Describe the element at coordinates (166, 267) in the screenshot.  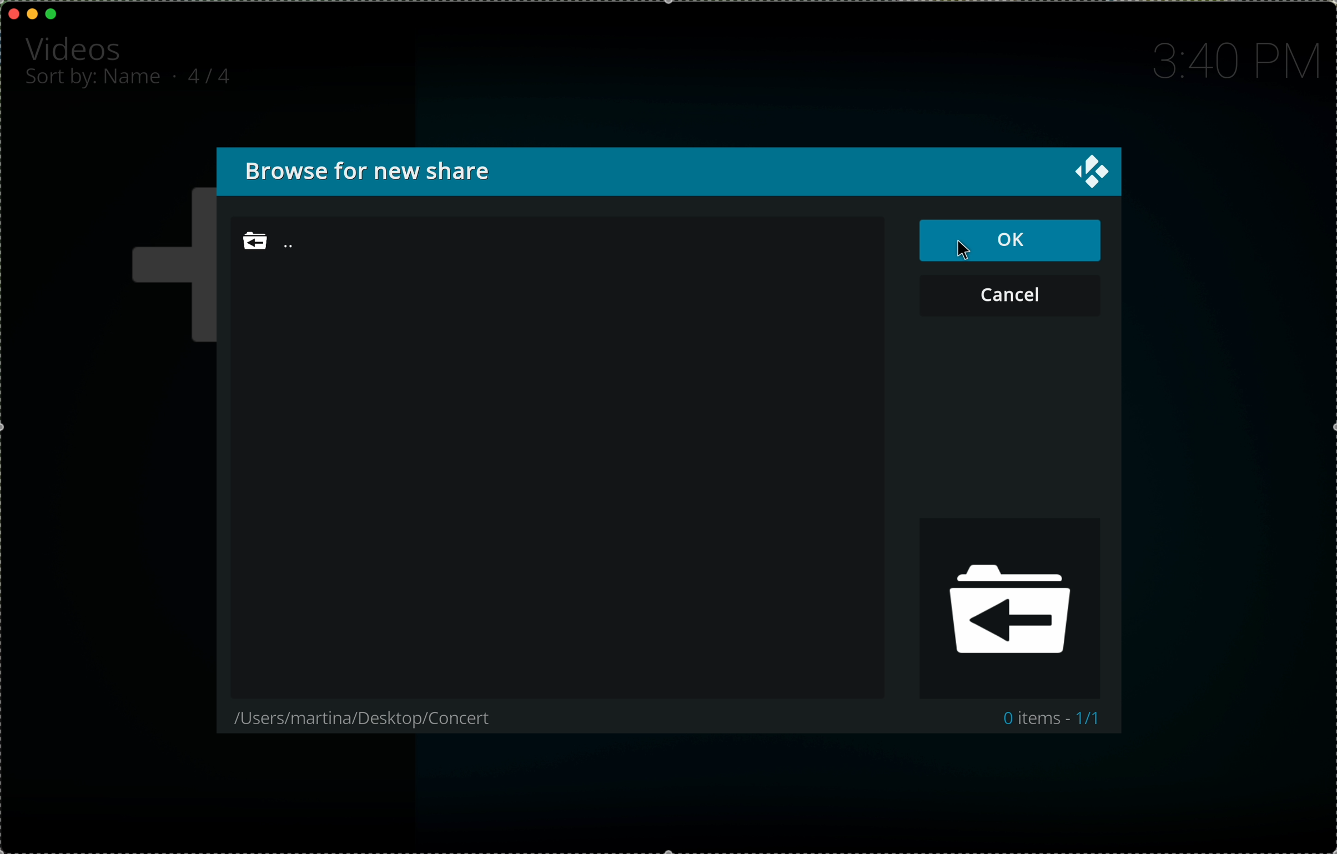
I see `plus icon` at that location.